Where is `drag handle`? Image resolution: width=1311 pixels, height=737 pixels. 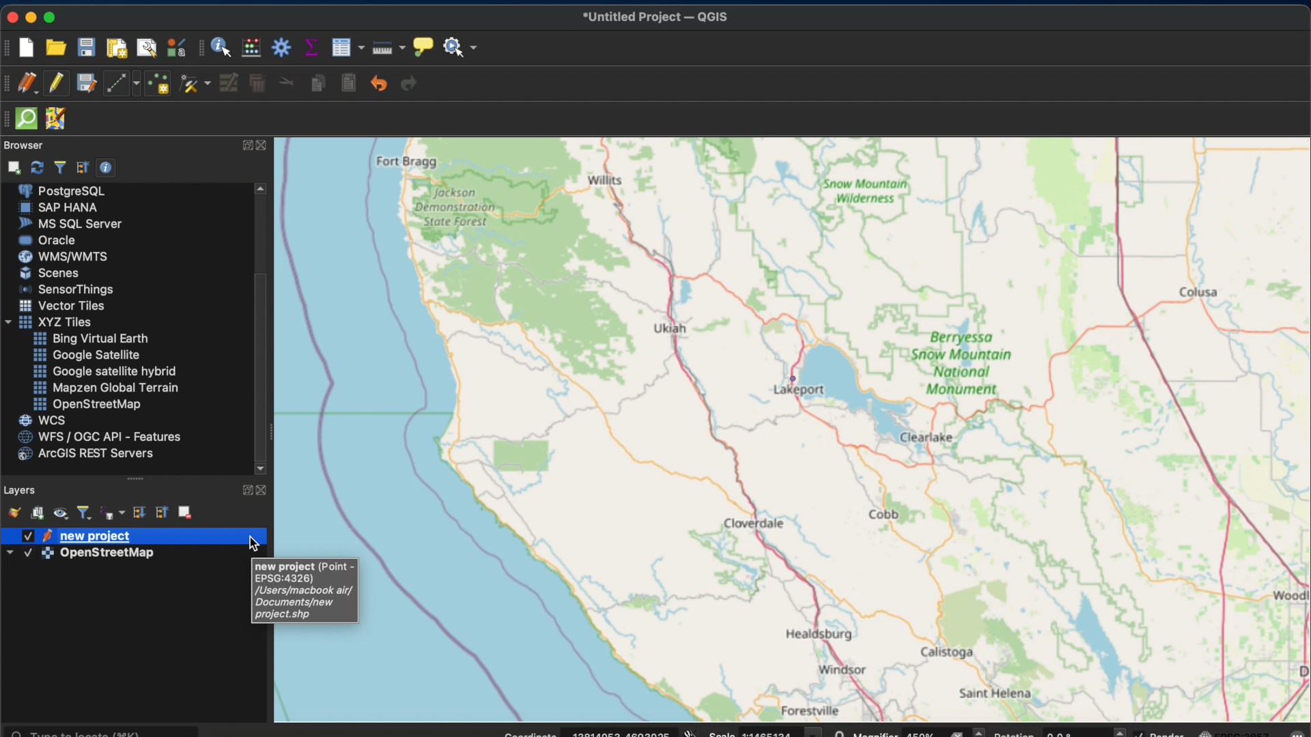
drag handle is located at coordinates (8, 120).